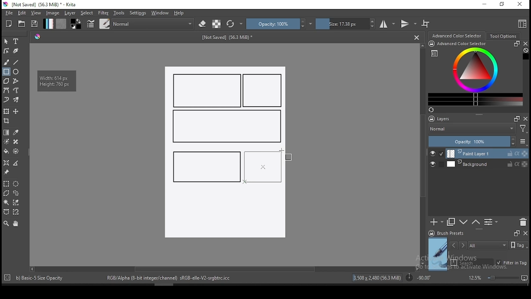 The height and width of the screenshot is (299, 531). What do you see at coordinates (6, 91) in the screenshot?
I see `bezier curve tool` at bounding box center [6, 91].